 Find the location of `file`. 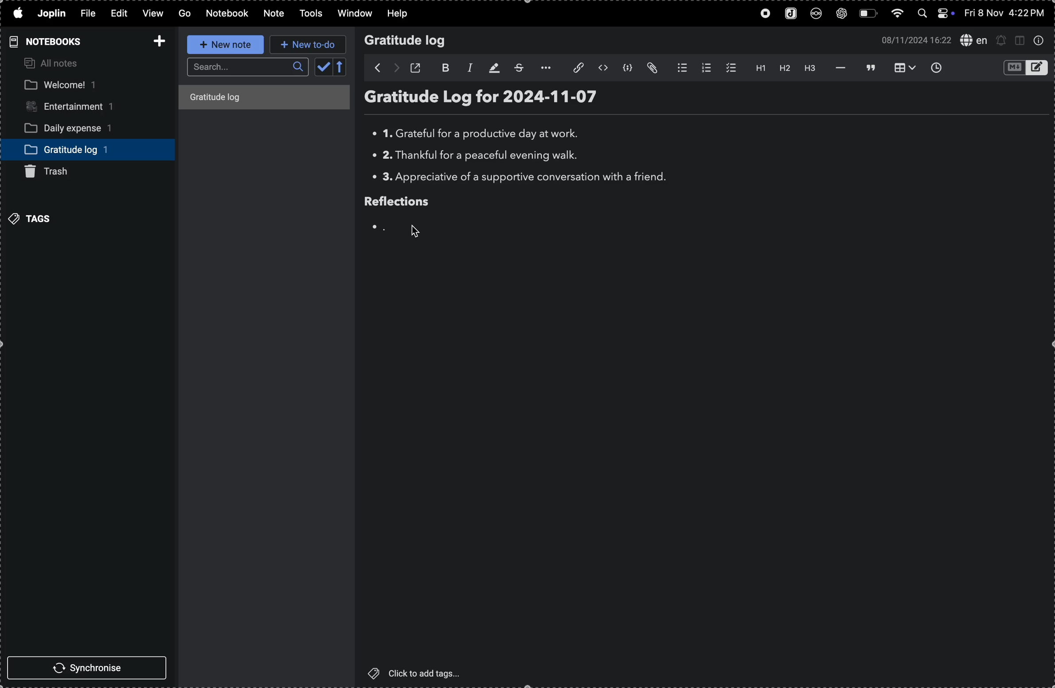

file is located at coordinates (87, 14).